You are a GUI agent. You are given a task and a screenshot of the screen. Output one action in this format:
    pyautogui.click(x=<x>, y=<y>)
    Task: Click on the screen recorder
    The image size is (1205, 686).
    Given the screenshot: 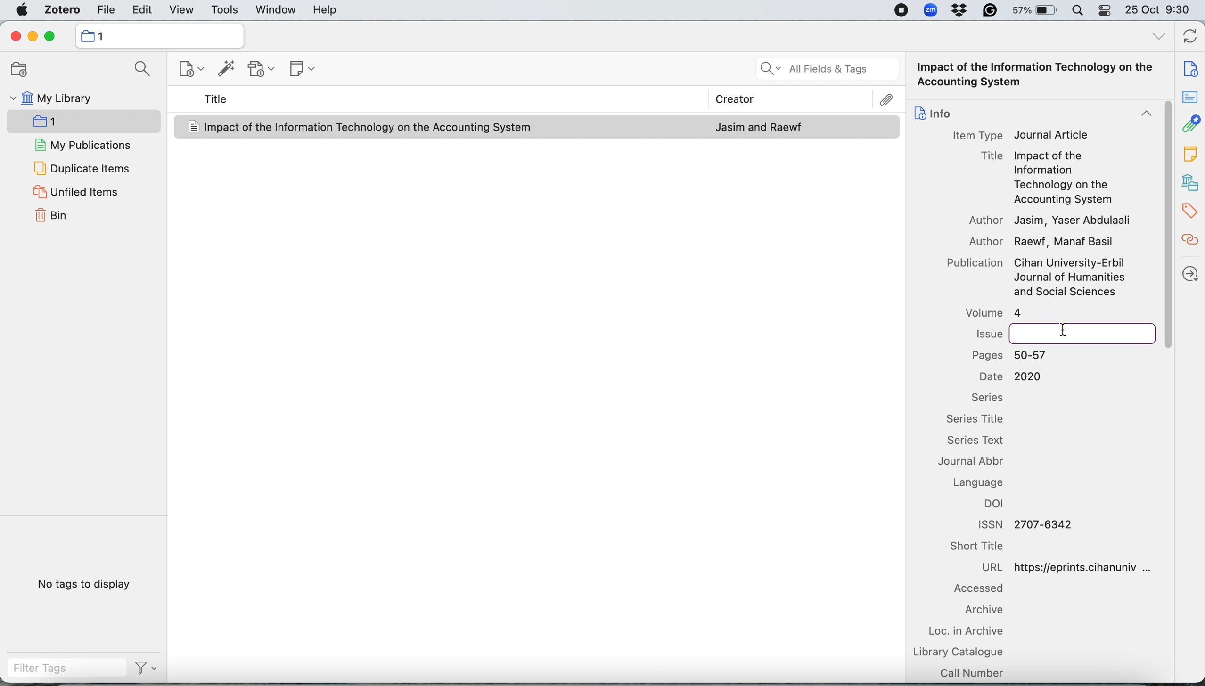 What is the action you would take?
    pyautogui.click(x=901, y=10)
    